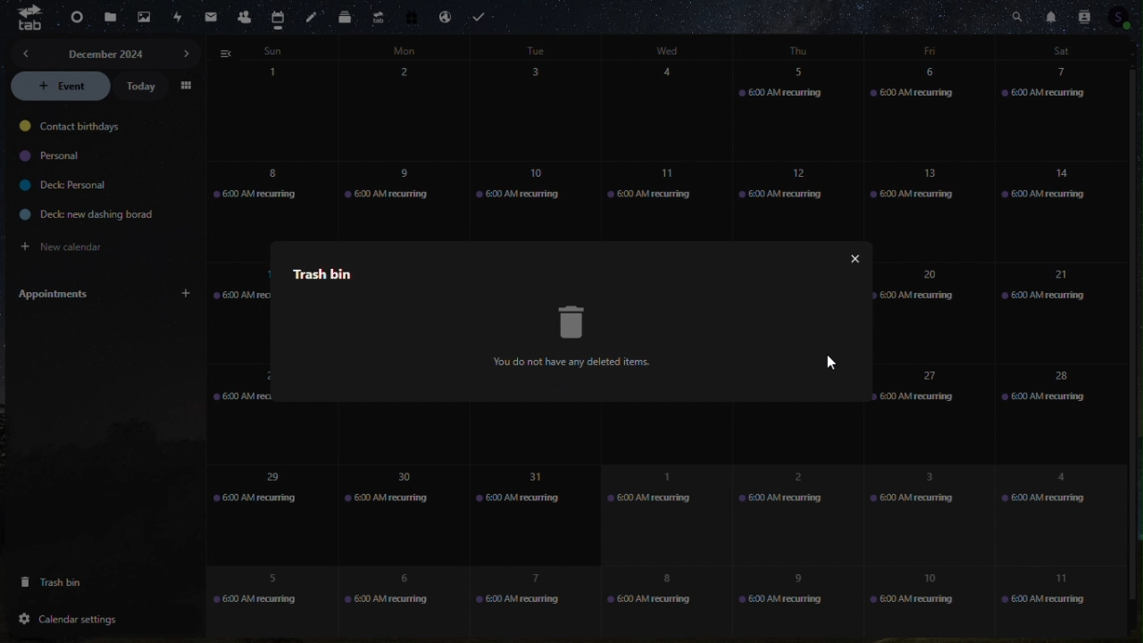 This screenshot has height=643, width=1143. What do you see at coordinates (71, 18) in the screenshot?
I see `dashboard` at bounding box center [71, 18].